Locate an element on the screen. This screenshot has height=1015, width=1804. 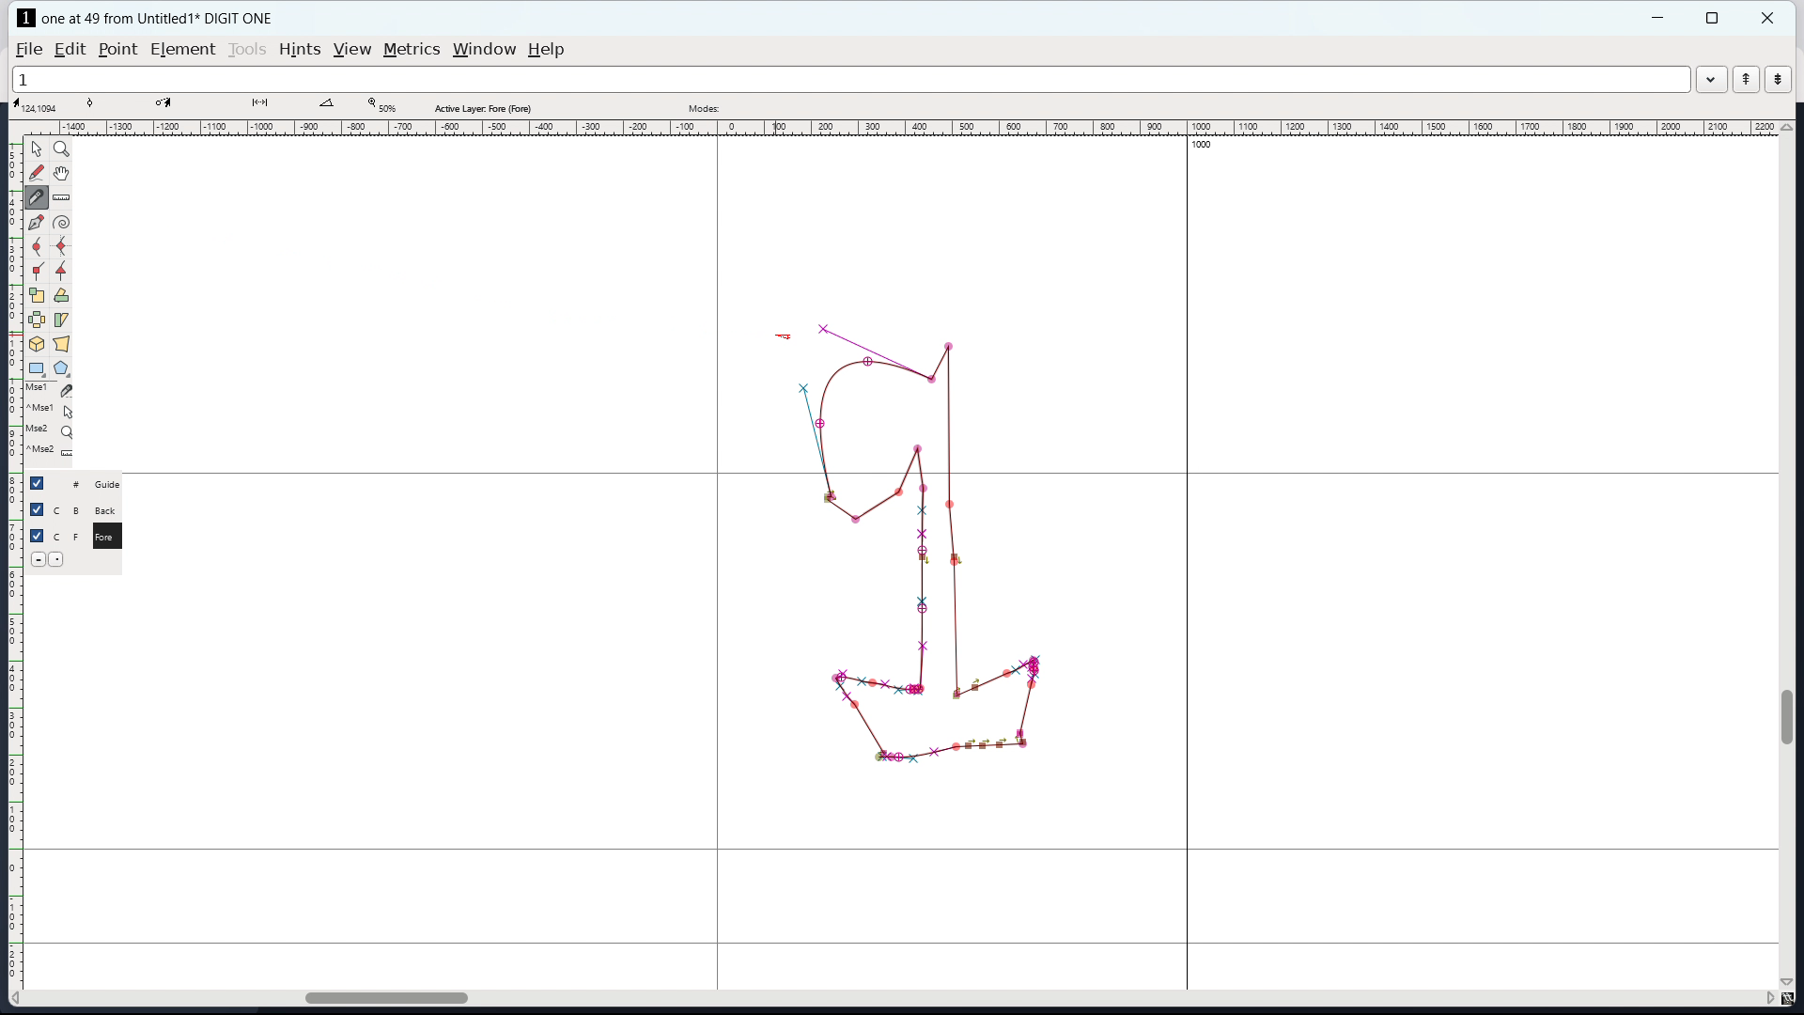
scroll right is located at coordinates (1767, 999).